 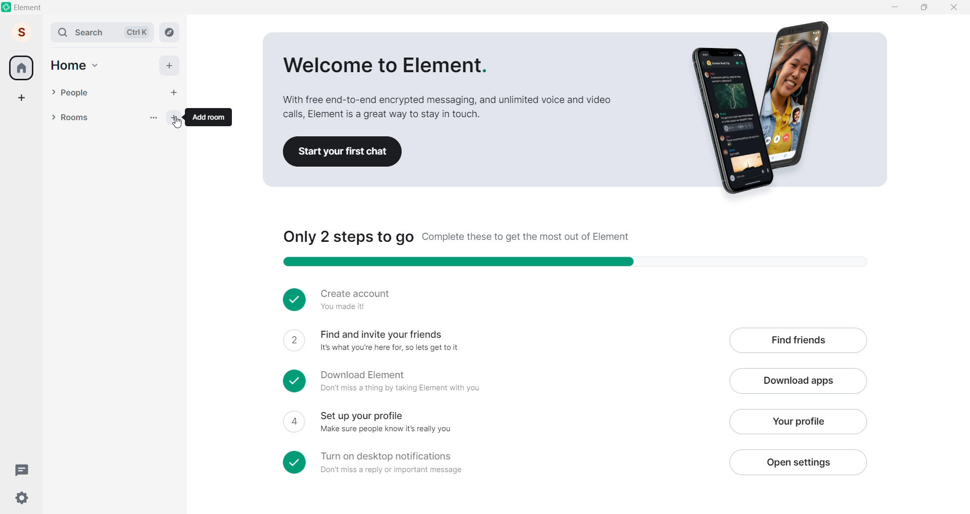 I want to click on Start your first chat, so click(x=344, y=150).